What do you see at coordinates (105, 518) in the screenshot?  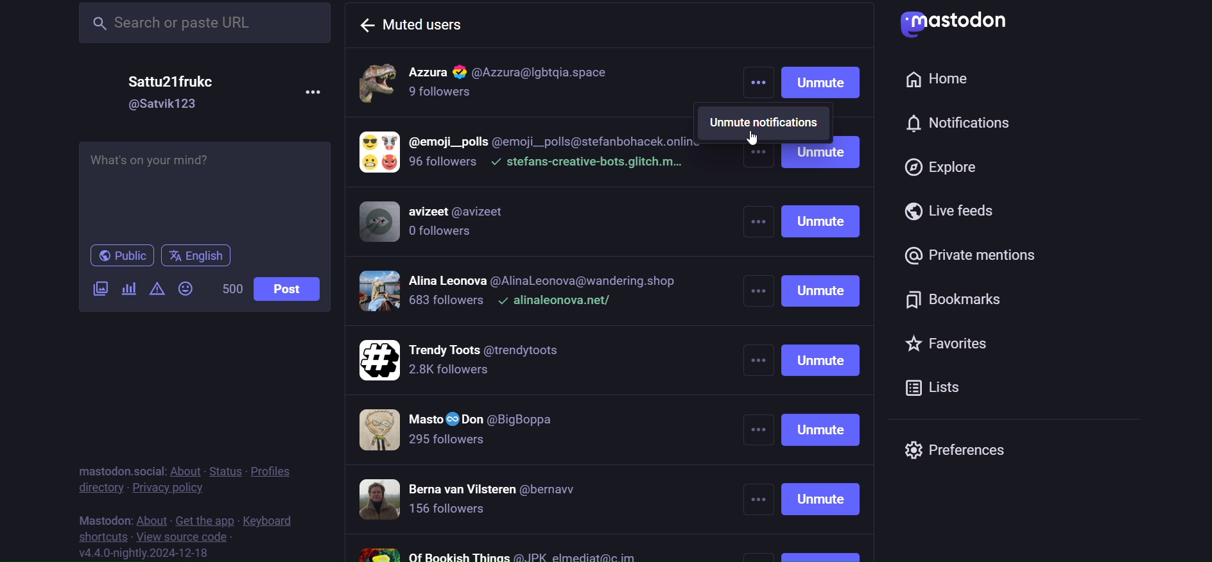 I see `mastodon` at bounding box center [105, 518].